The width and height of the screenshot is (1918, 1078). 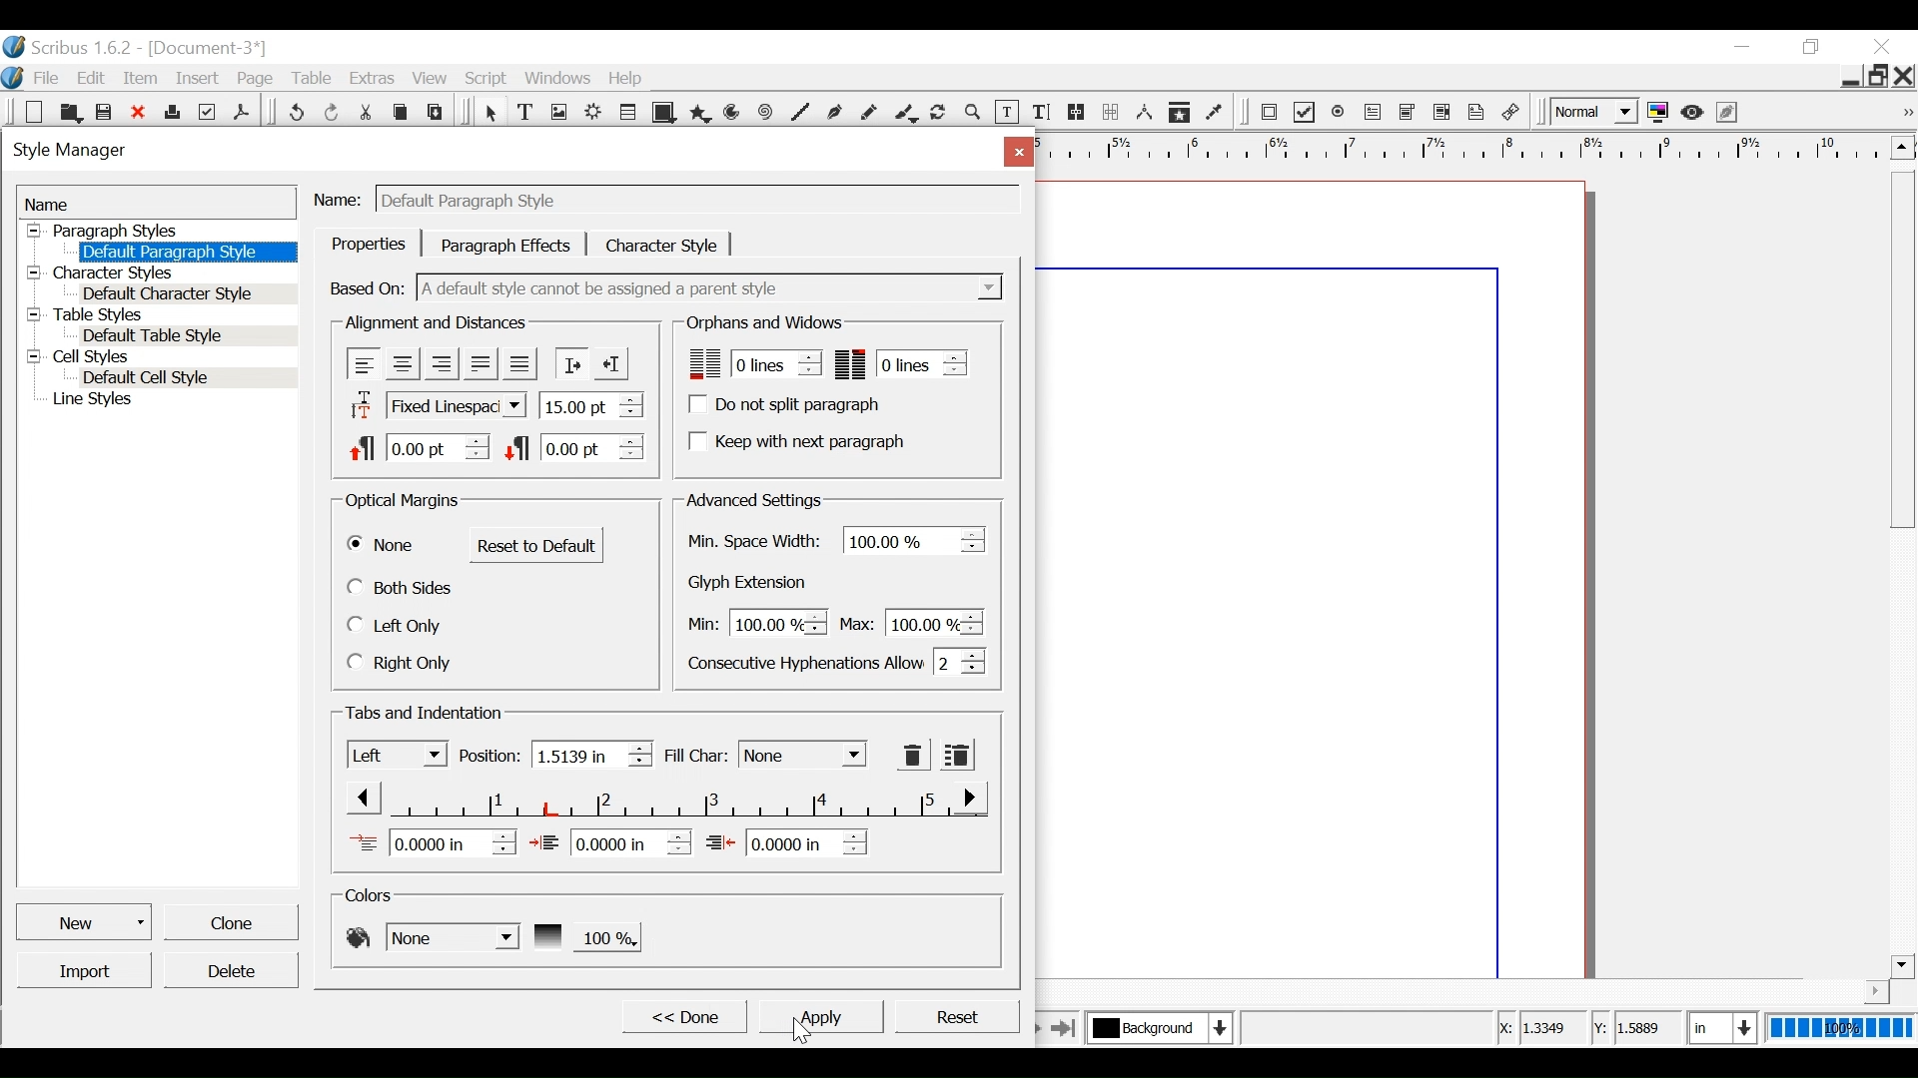 What do you see at coordinates (207, 111) in the screenshot?
I see `Prefilight Verifier` at bounding box center [207, 111].